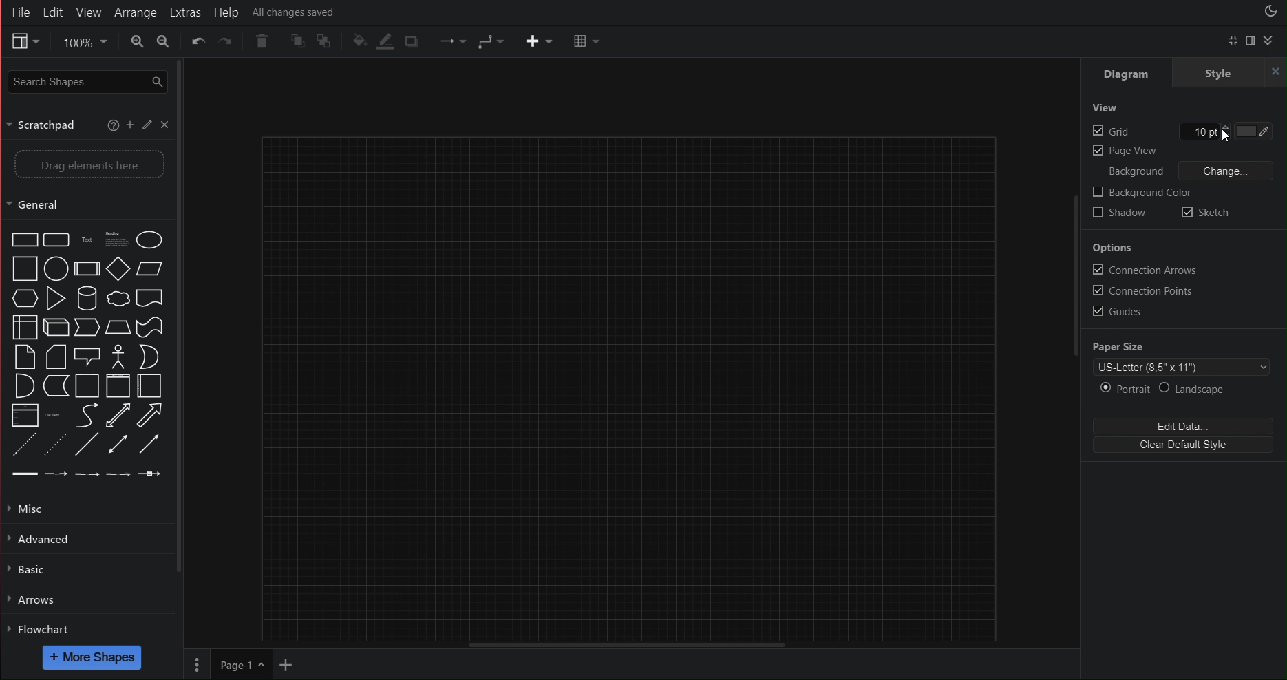  Describe the element at coordinates (149, 352) in the screenshot. I see `curve moon` at that location.